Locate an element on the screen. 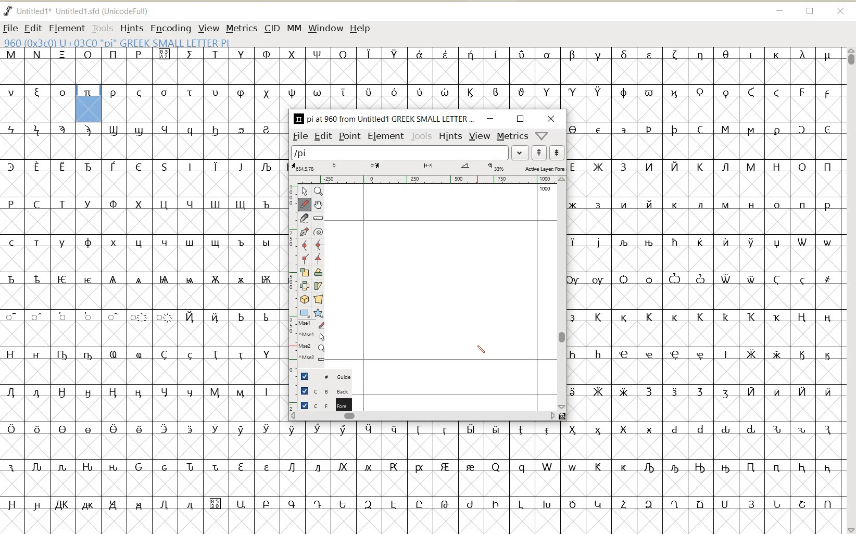 The height and width of the screenshot is (534, 856). FILE is located at coordinates (300, 136).